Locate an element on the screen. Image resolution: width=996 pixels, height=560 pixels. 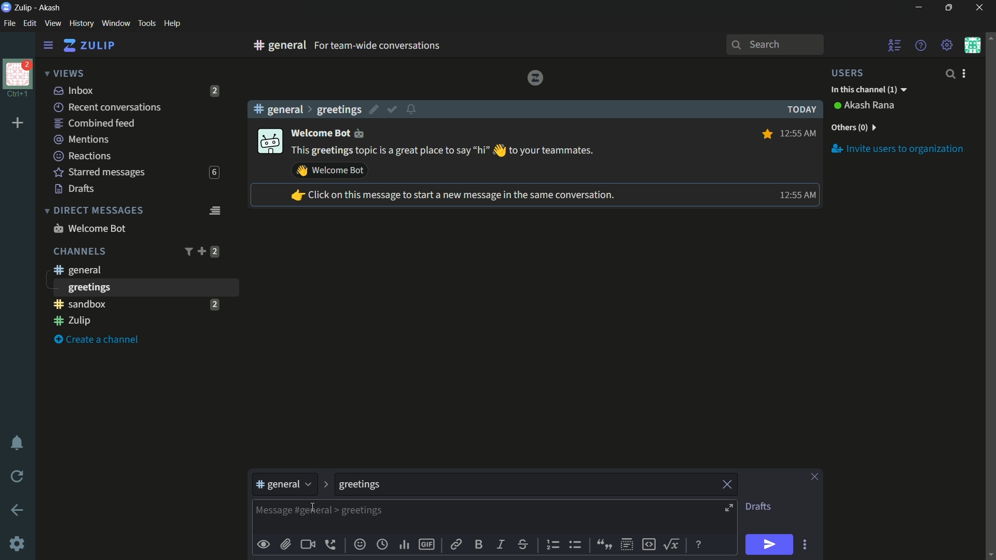
search is located at coordinates (949, 74).